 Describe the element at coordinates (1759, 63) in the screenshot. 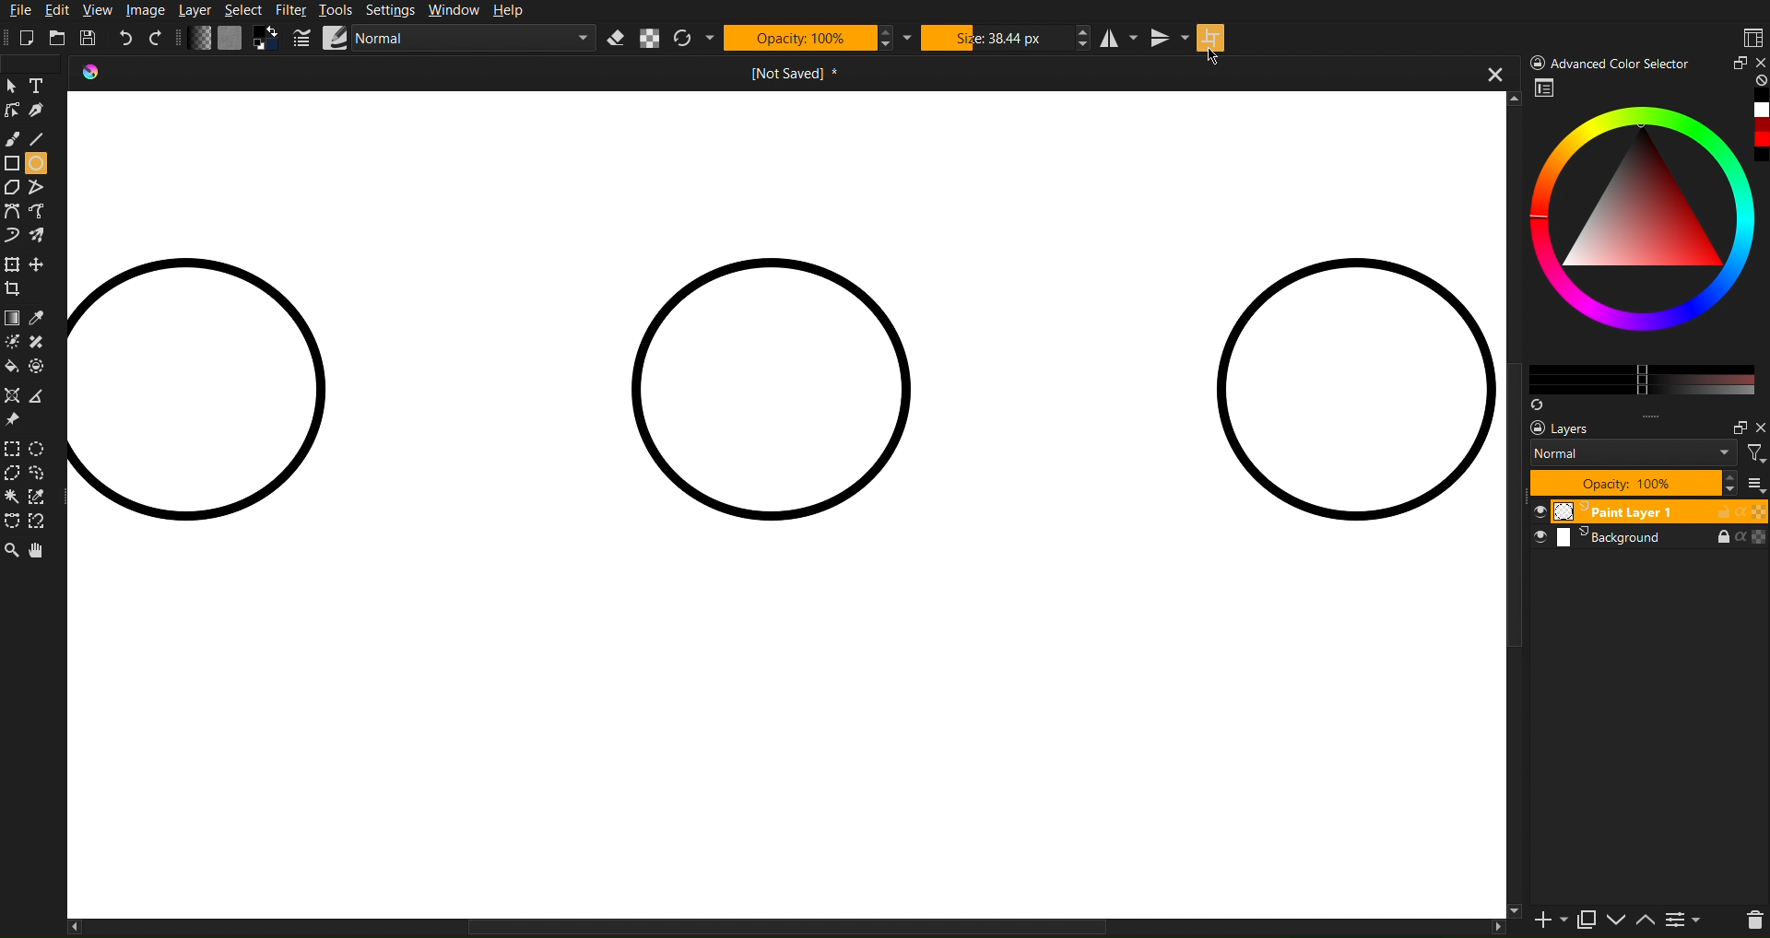

I see `close` at that location.